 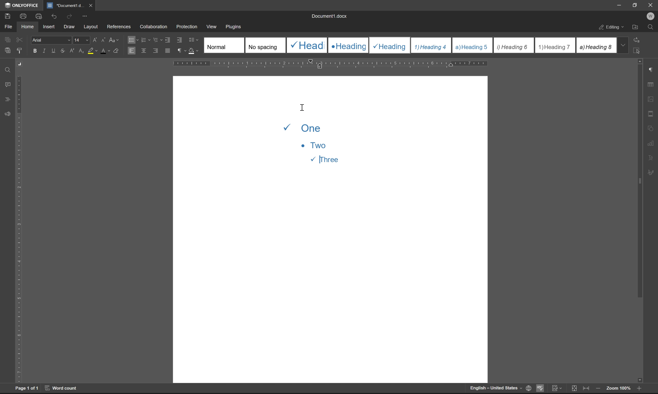 What do you see at coordinates (574, 389) in the screenshot?
I see `fit to slide` at bounding box center [574, 389].